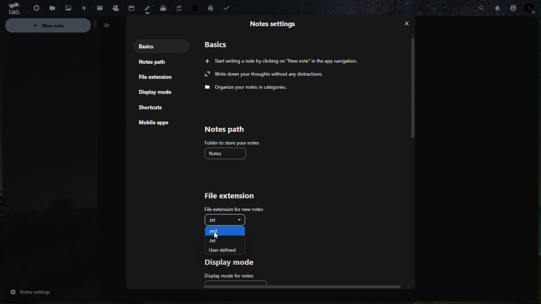  What do you see at coordinates (412, 89) in the screenshot?
I see `vertical scroll bar` at bounding box center [412, 89].